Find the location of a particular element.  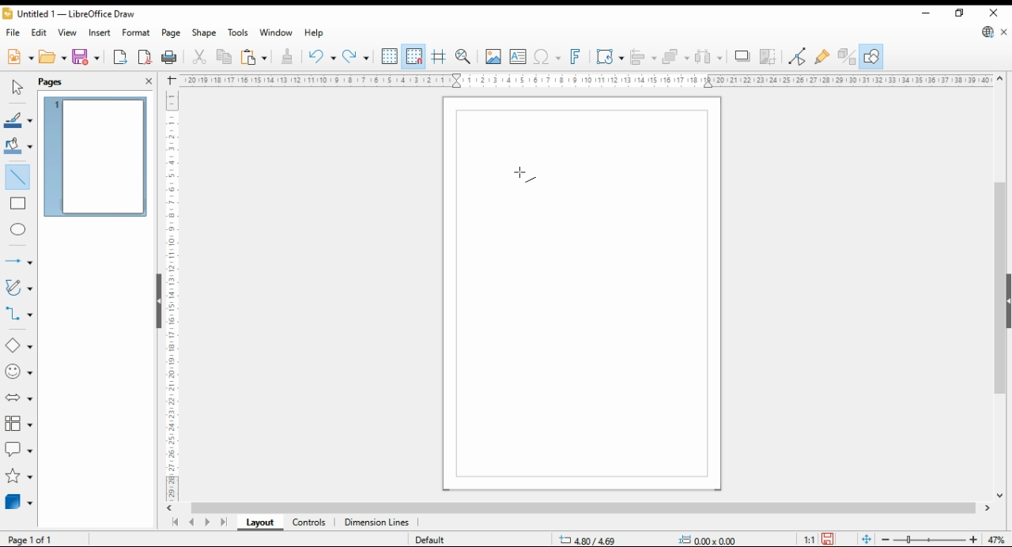

previous page is located at coordinates (191, 523).